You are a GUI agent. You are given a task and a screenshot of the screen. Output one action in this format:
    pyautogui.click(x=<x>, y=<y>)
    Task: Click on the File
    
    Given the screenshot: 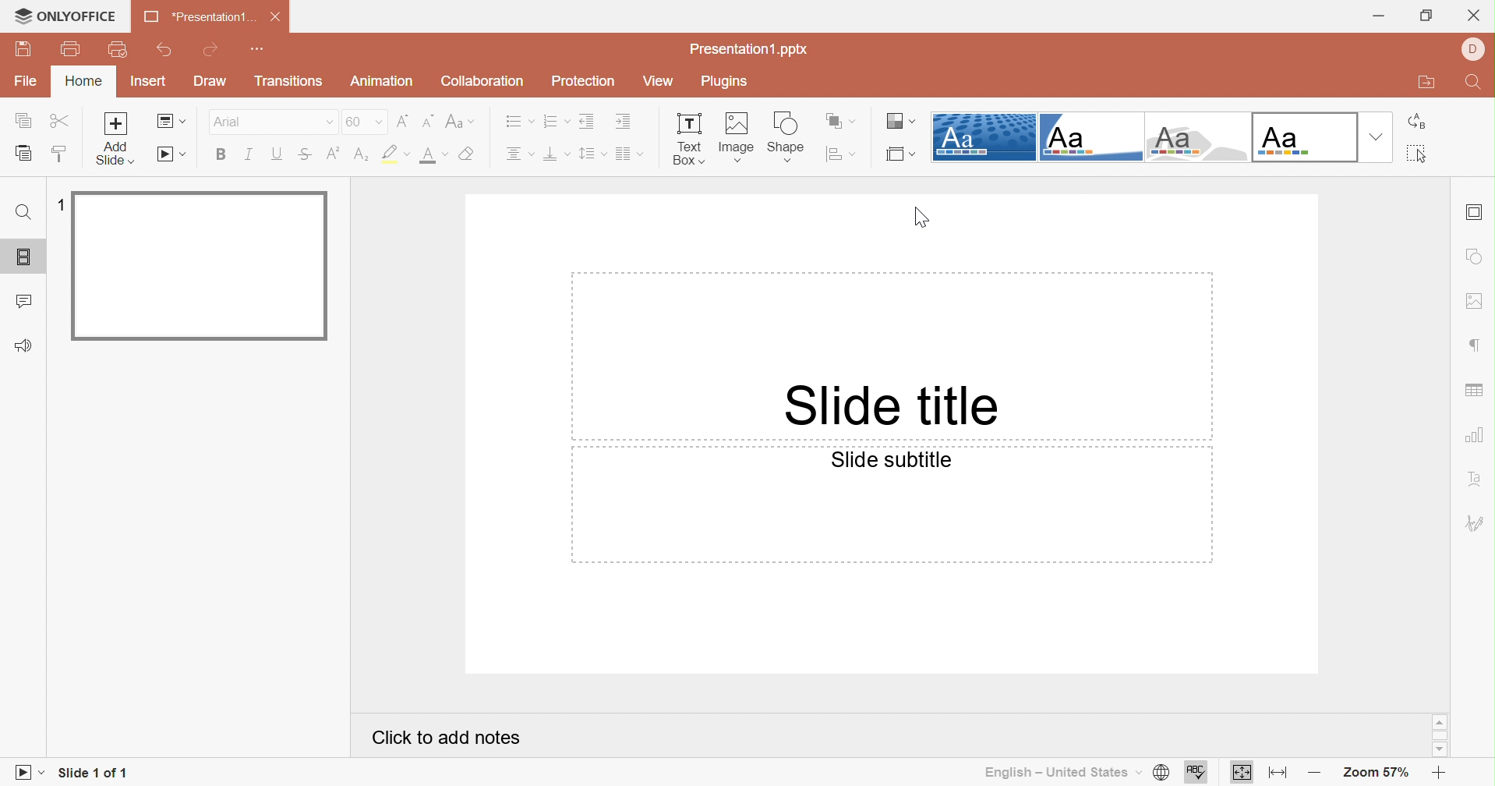 What is the action you would take?
    pyautogui.click(x=27, y=82)
    